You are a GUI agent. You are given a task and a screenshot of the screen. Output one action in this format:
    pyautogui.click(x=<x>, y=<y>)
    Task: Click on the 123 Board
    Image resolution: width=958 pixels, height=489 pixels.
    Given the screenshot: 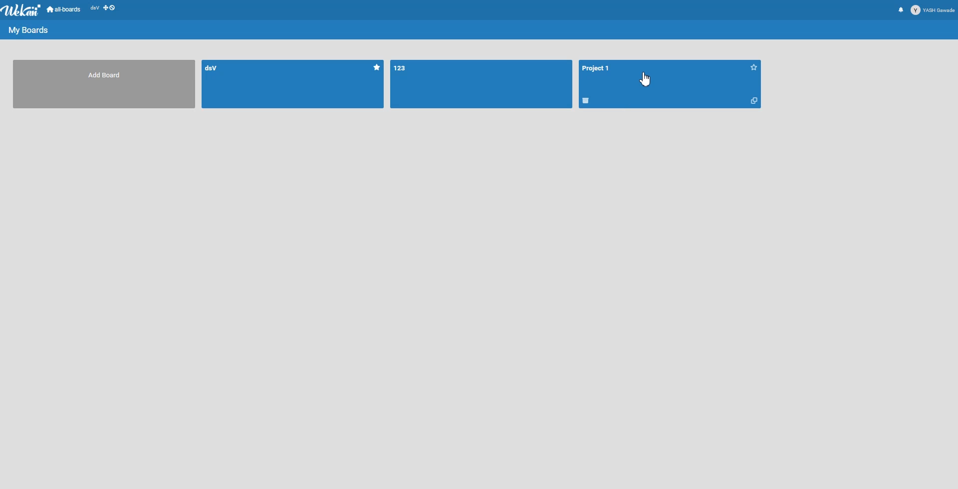 What is the action you would take?
    pyautogui.click(x=403, y=68)
    